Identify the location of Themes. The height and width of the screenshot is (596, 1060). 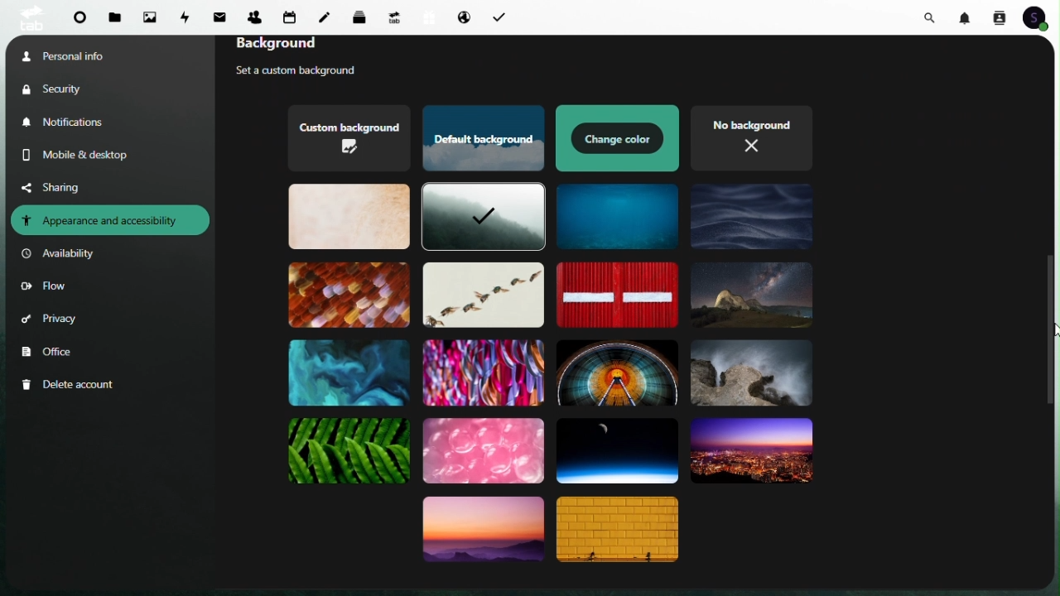
(617, 372).